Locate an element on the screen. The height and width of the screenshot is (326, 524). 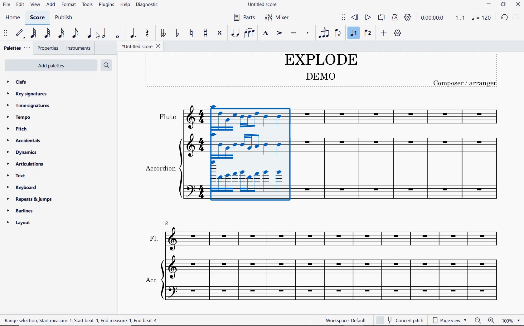
score is located at coordinates (37, 18).